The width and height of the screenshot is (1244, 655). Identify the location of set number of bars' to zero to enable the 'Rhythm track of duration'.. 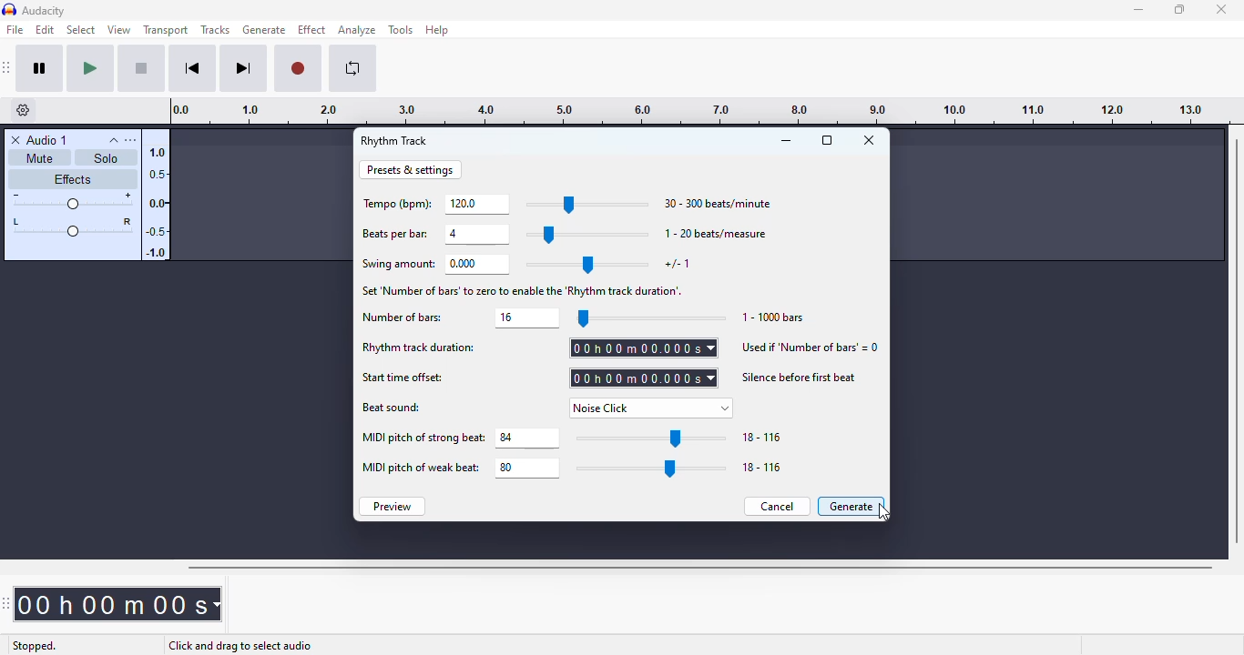
(524, 290).